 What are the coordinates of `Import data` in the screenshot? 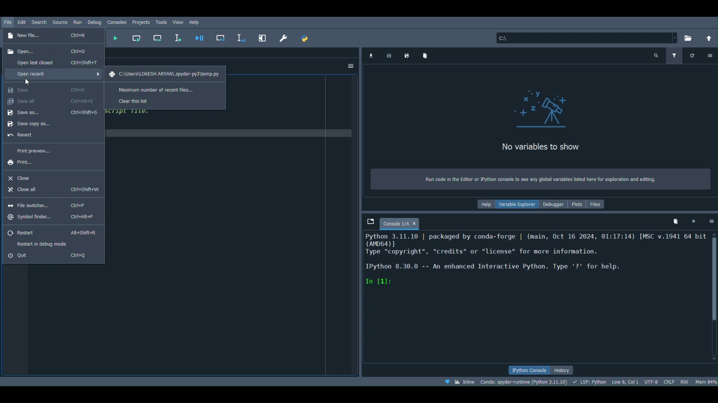 It's located at (371, 54).